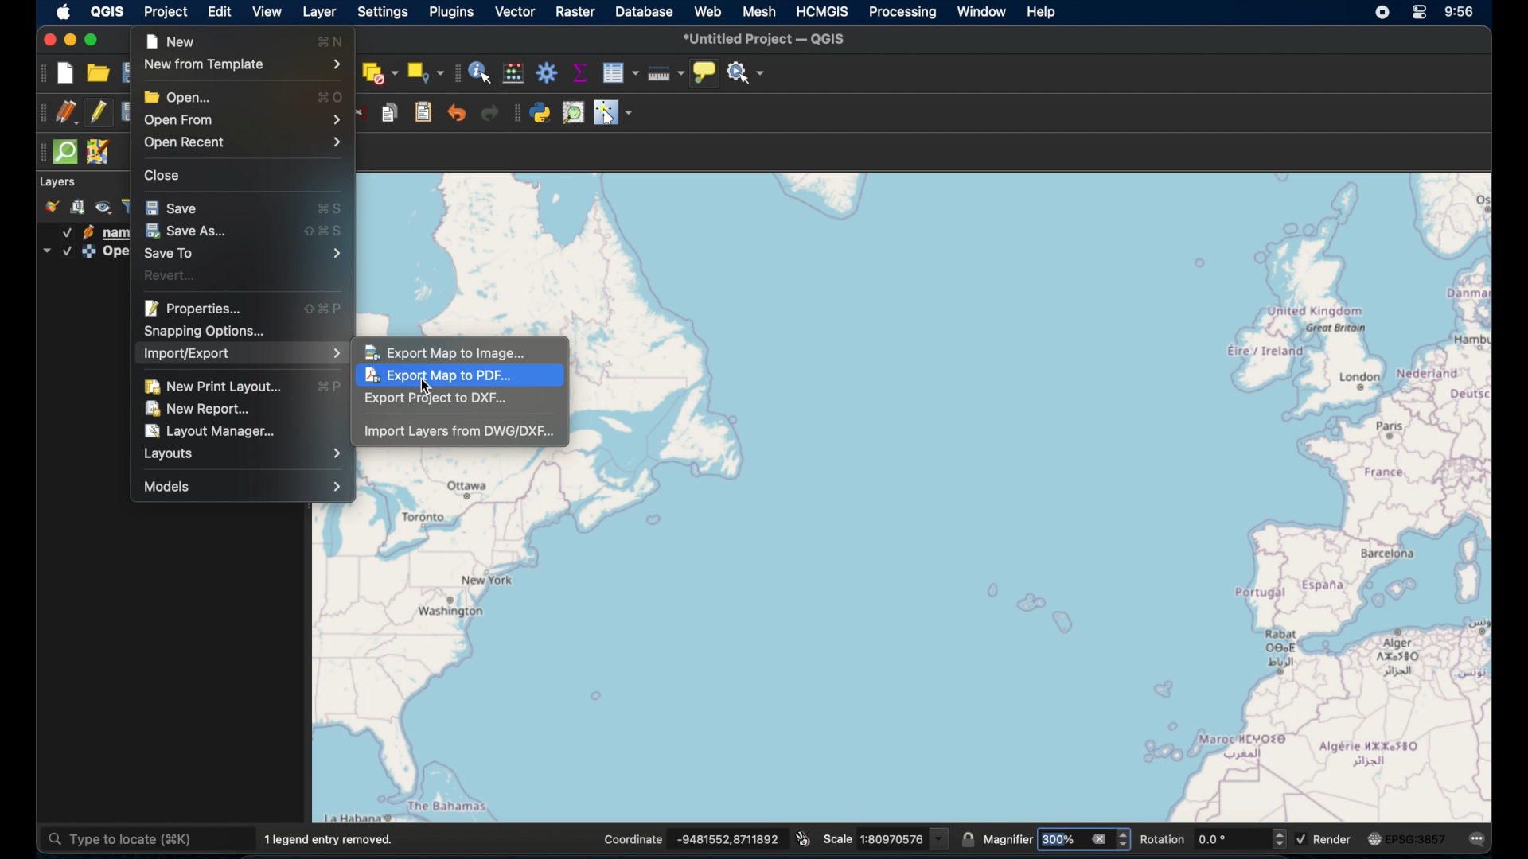 The image size is (1528, 859). What do you see at coordinates (903, 14) in the screenshot?
I see `processing` at bounding box center [903, 14].